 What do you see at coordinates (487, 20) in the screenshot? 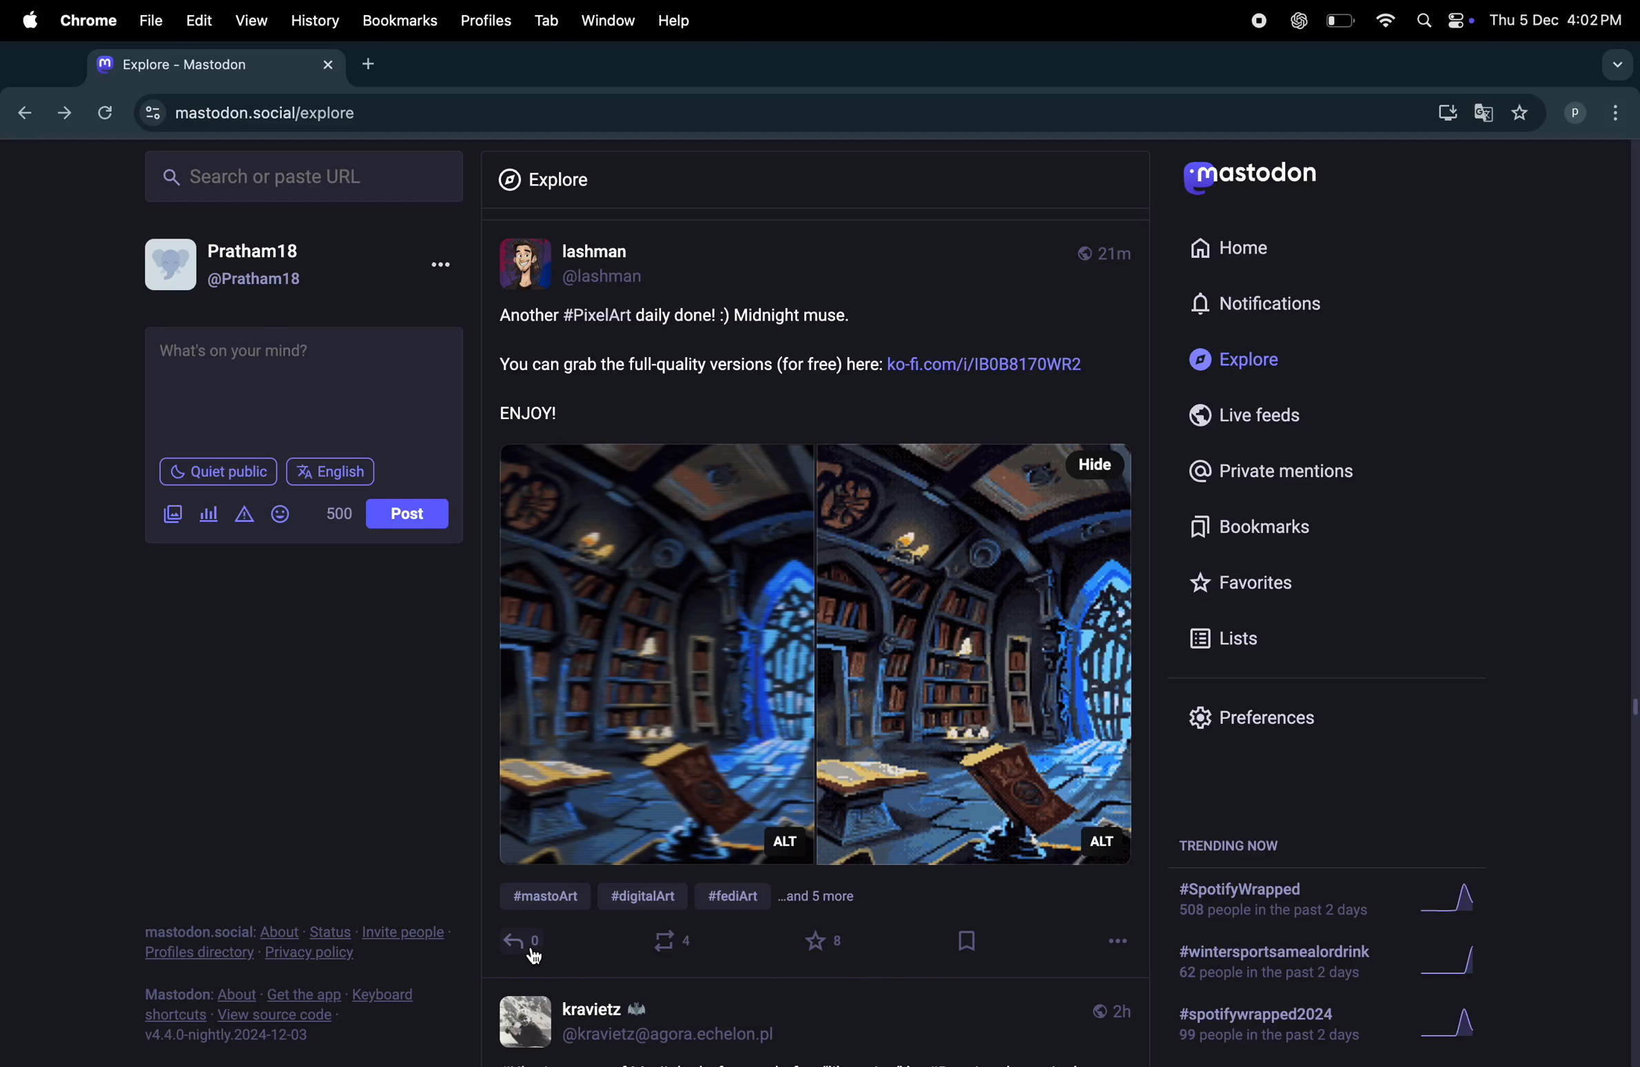
I see `Profiles` at bounding box center [487, 20].